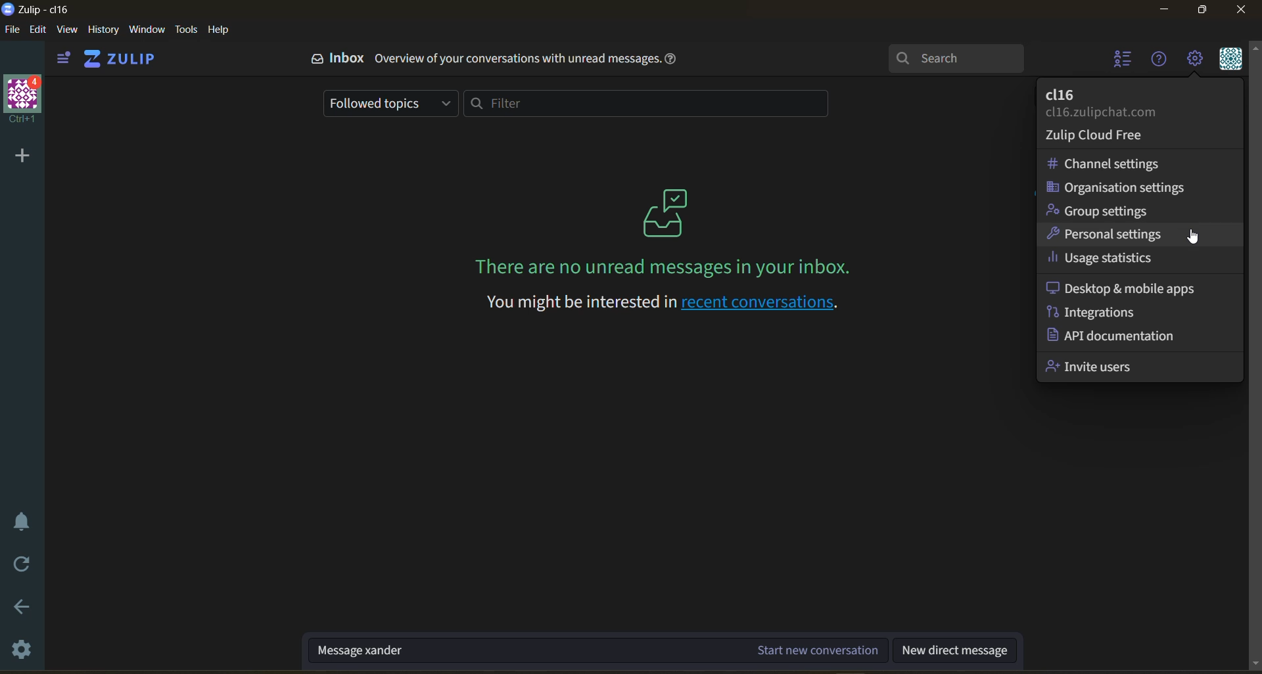  What do you see at coordinates (1114, 104) in the screenshot?
I see `organisation name and email` at bounding box center [1114, 104].